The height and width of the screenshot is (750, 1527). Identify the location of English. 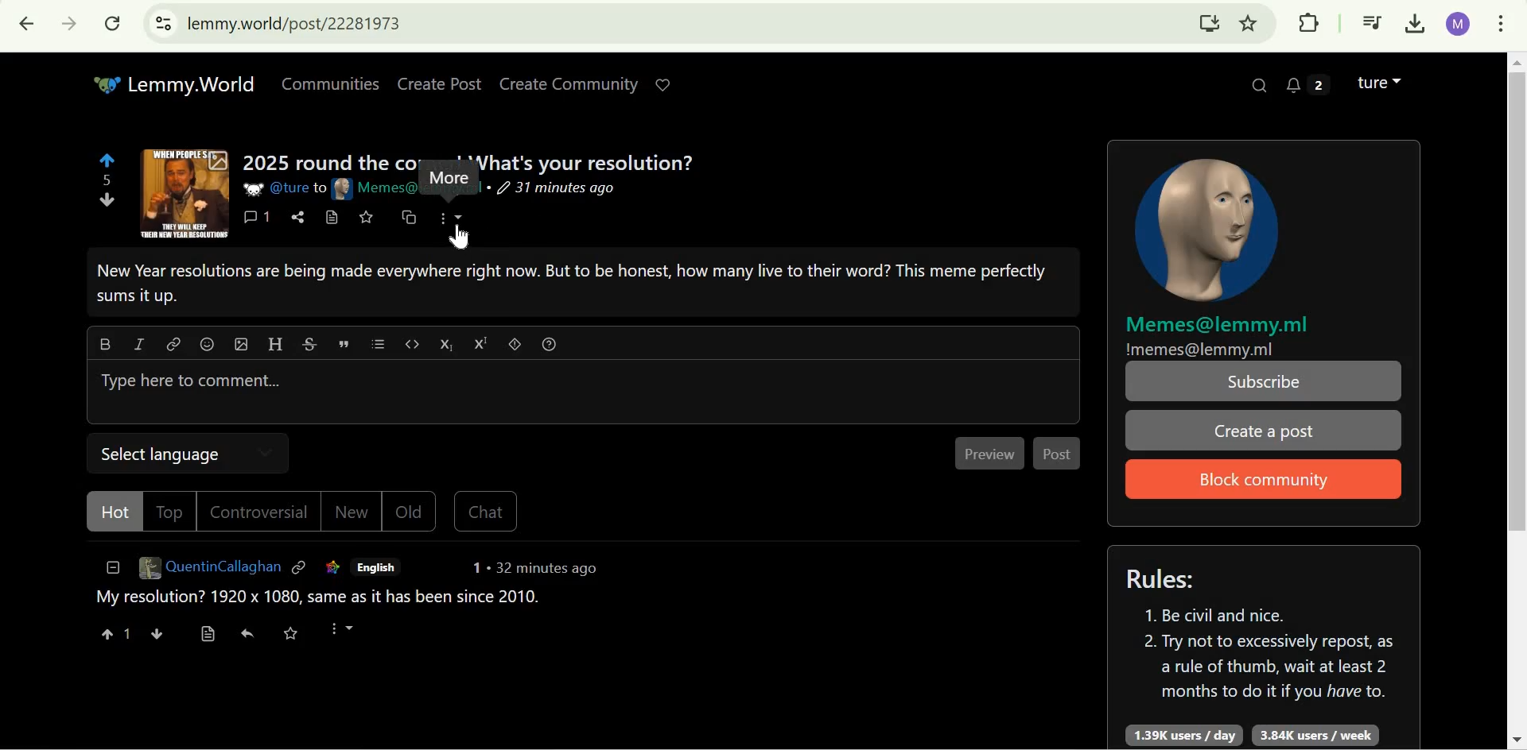
(379, 568).